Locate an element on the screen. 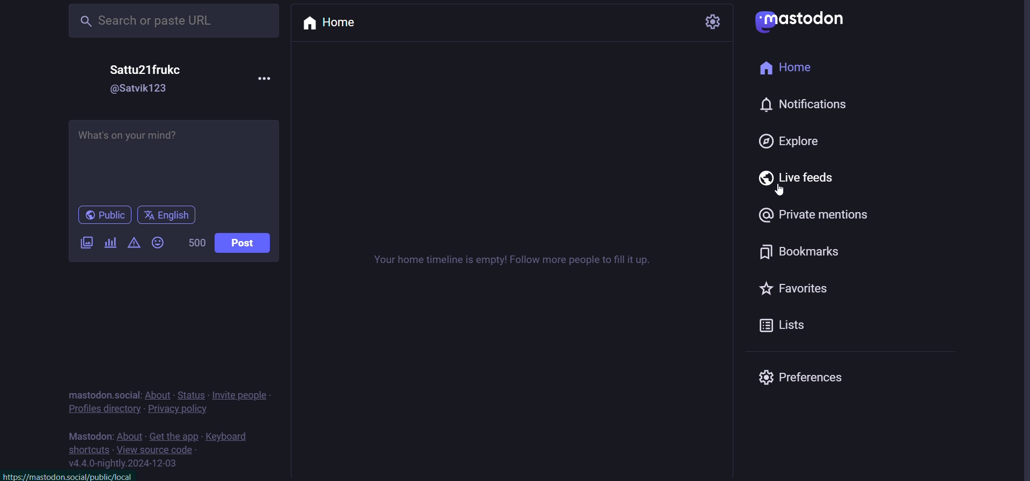 This screenshot has width=1030, height=481. more is located at coordinates (266, 78).